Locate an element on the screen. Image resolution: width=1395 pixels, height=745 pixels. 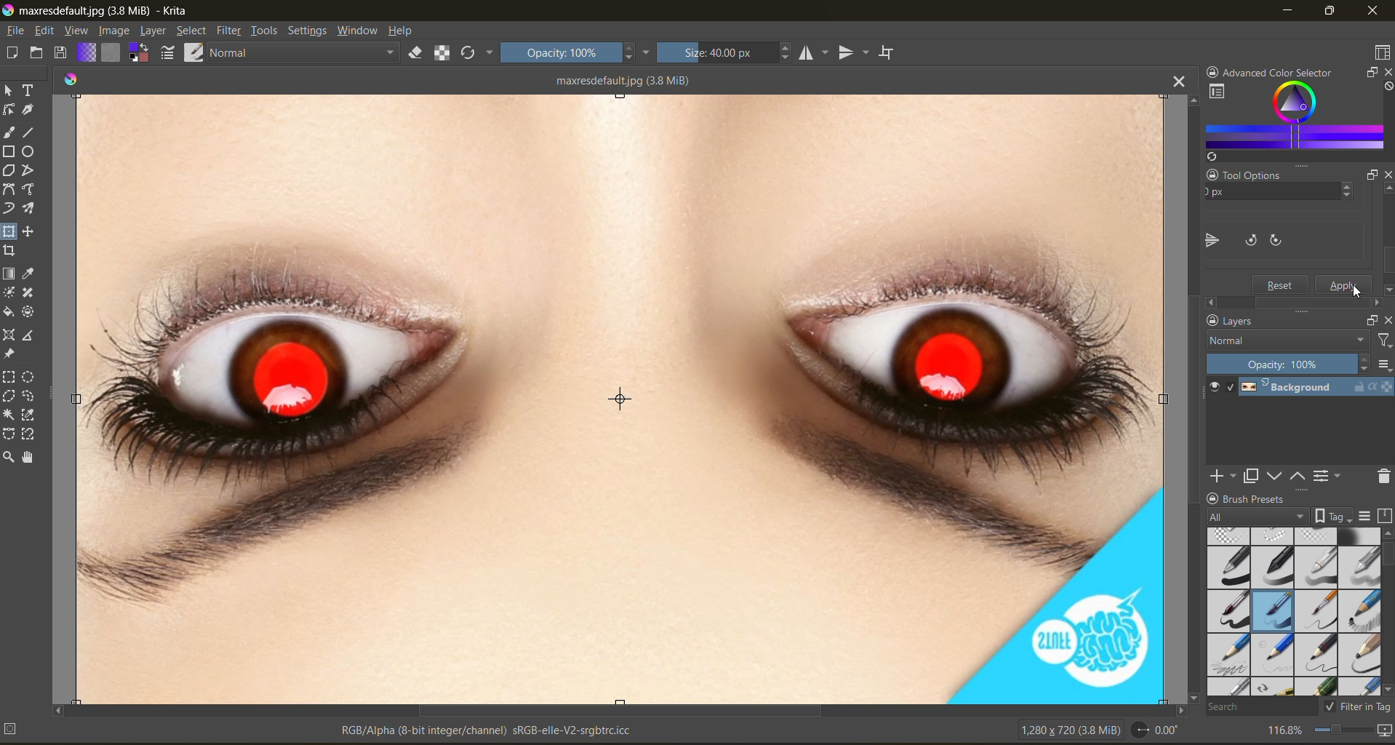
lock docker is located at coordinates (1211, 175).